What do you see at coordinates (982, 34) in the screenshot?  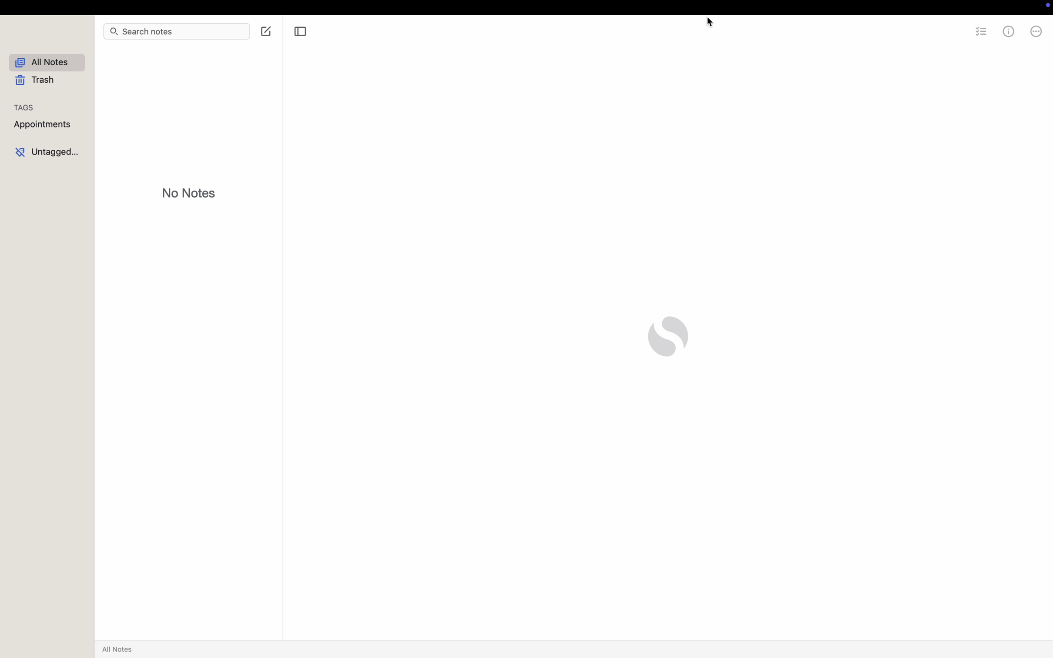 I see `checklist` at bounding box center [982, 34].